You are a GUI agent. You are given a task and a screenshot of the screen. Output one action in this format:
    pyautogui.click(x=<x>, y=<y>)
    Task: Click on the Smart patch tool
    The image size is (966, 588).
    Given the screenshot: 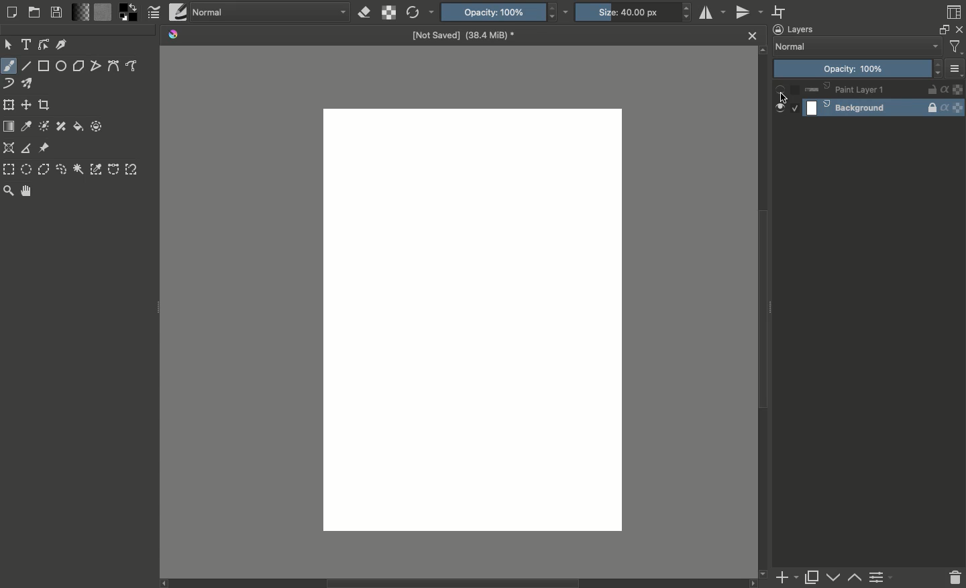 What is the action you would take?
    pyautogui.click(x=62, y=128)
    